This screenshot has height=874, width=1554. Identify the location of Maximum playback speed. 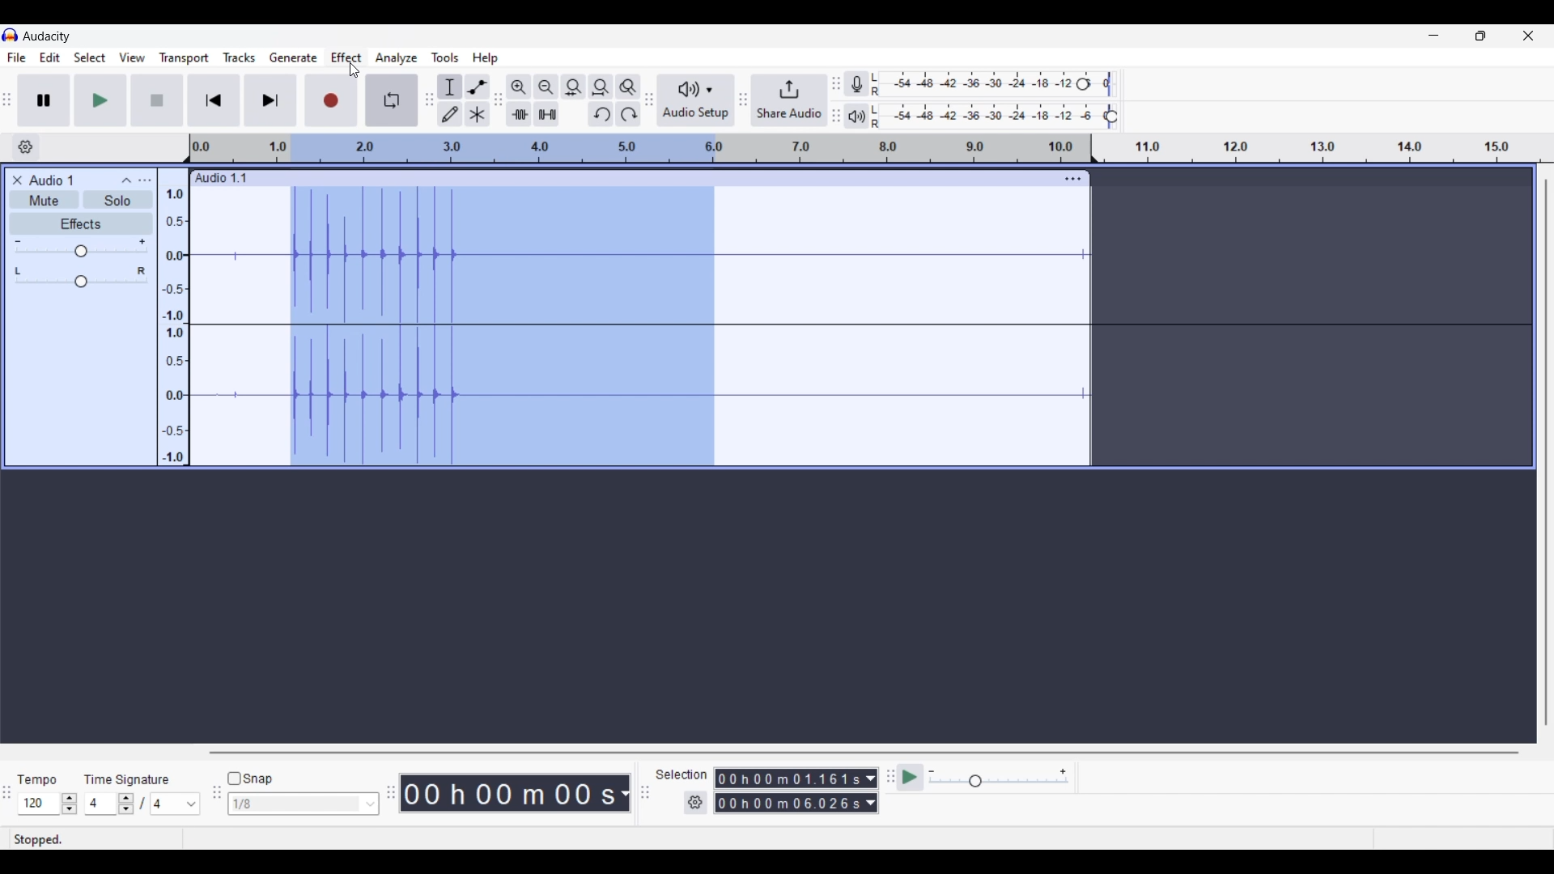
(1063, 772).